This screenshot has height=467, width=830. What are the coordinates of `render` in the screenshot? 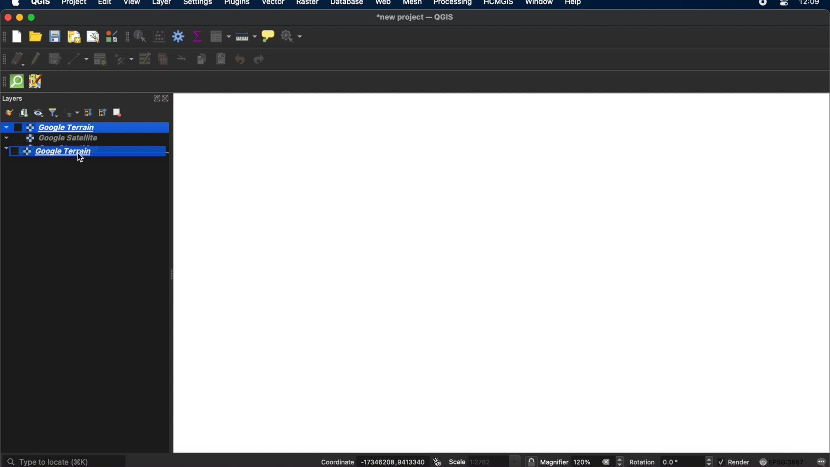 It's located at (734, 462).